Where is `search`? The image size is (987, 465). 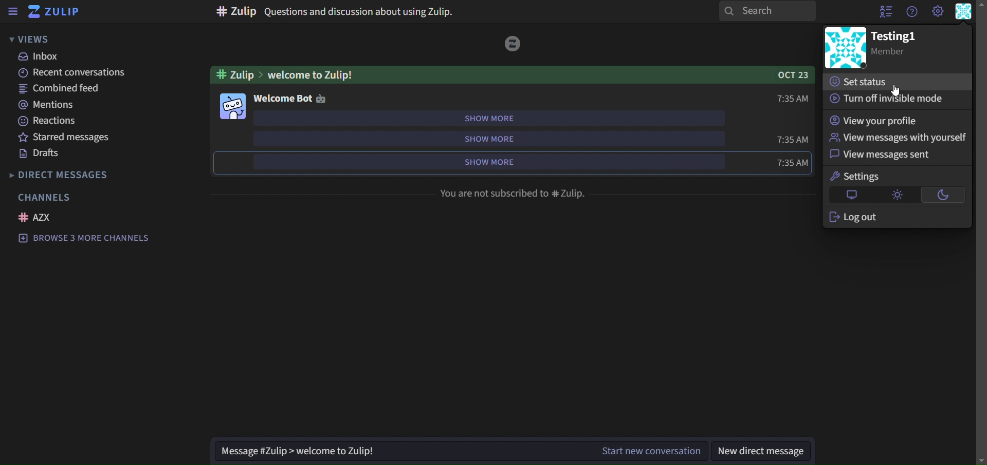
search is located at coordinates (767, 11).